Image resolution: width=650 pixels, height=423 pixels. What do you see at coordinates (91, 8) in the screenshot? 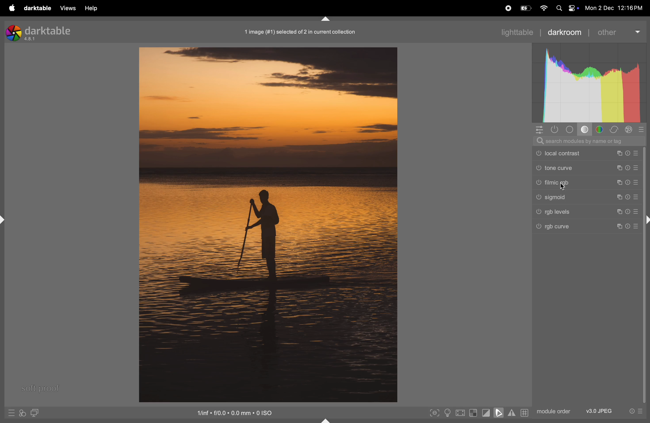
I see `help` at bounding box center [91, 8].